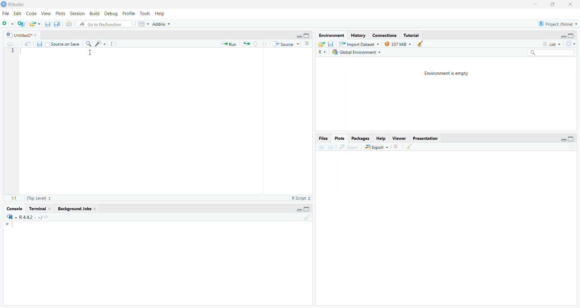 Image resolution: width=580 pixels, height=308 pixels. What do you see at coordinates (321, 147) in the screenshot?
I see `go back` at bounding box center [321, 147].